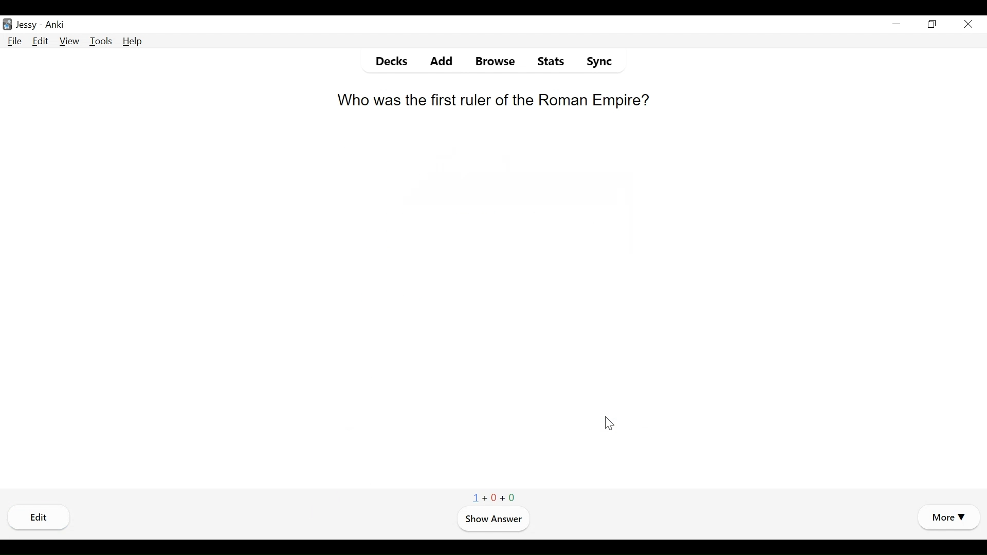 This screenshot has width=987, height=555. Describe the element at coordinates (596, 61) in the screenshot. I see `Sync` at that location.